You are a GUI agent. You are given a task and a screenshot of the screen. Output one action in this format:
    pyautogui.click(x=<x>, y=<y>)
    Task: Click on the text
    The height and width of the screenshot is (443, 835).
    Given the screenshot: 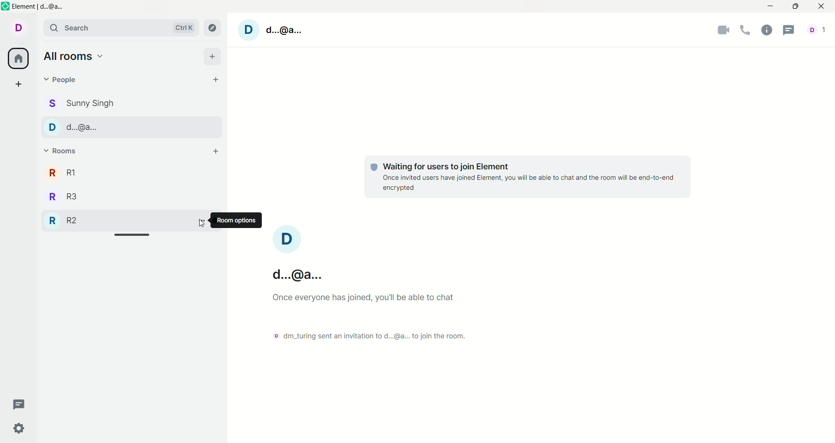 What is the action you would take?
    pyautogui.click(x=528, y=174)
    